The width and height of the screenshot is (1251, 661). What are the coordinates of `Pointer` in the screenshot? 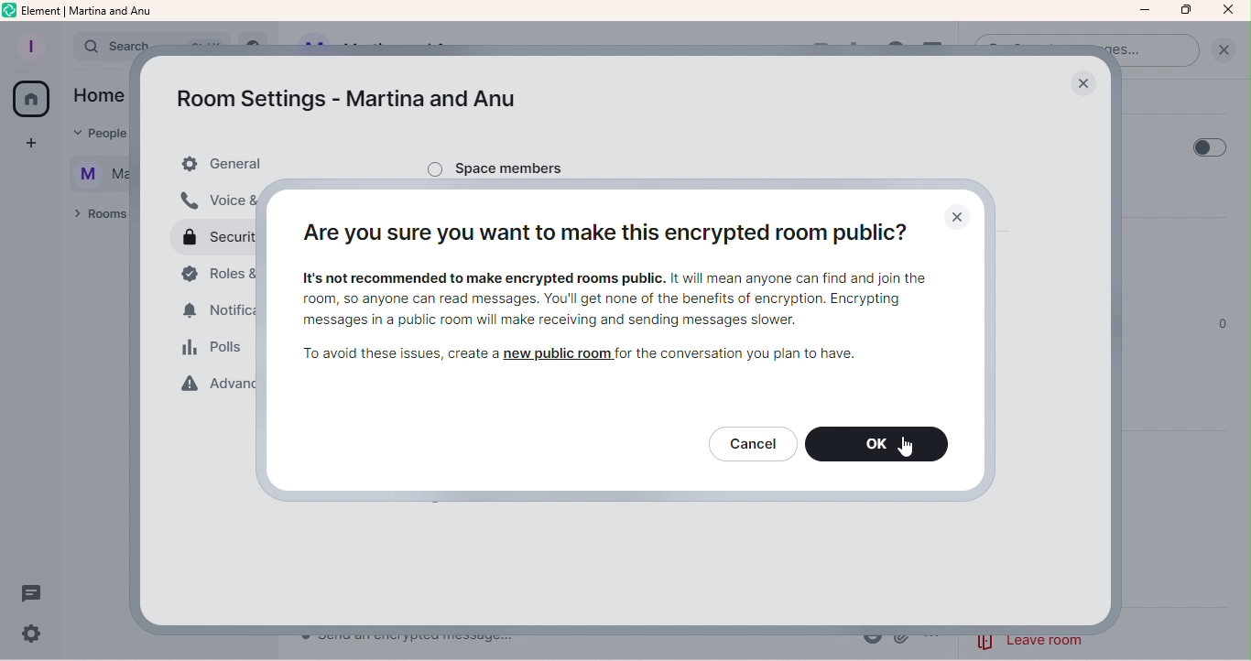 It's located at (906, 451).